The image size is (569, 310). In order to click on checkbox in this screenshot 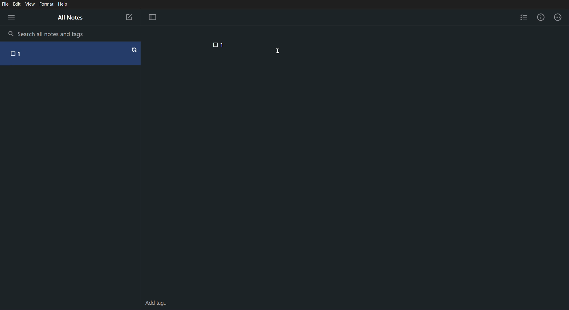, I will do `click(11, 54)`.